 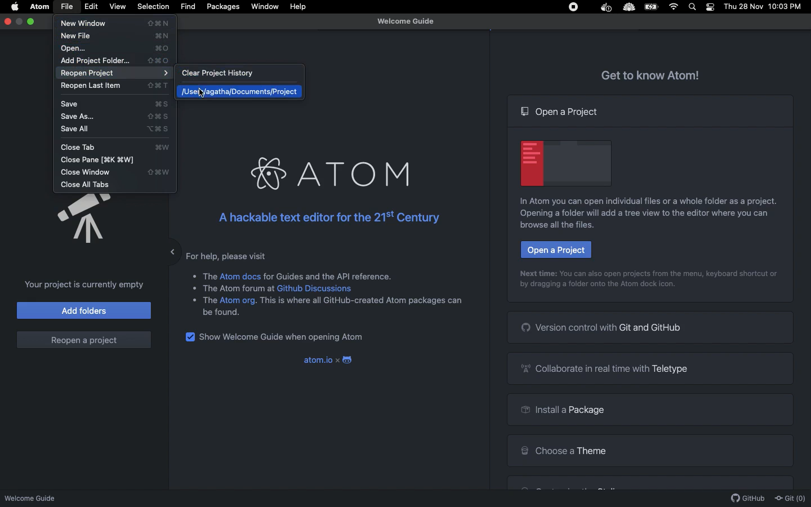 What do you see at coordinates (575, 8) in the screenshot?
I see `stops` at bounding box center [575, 8].